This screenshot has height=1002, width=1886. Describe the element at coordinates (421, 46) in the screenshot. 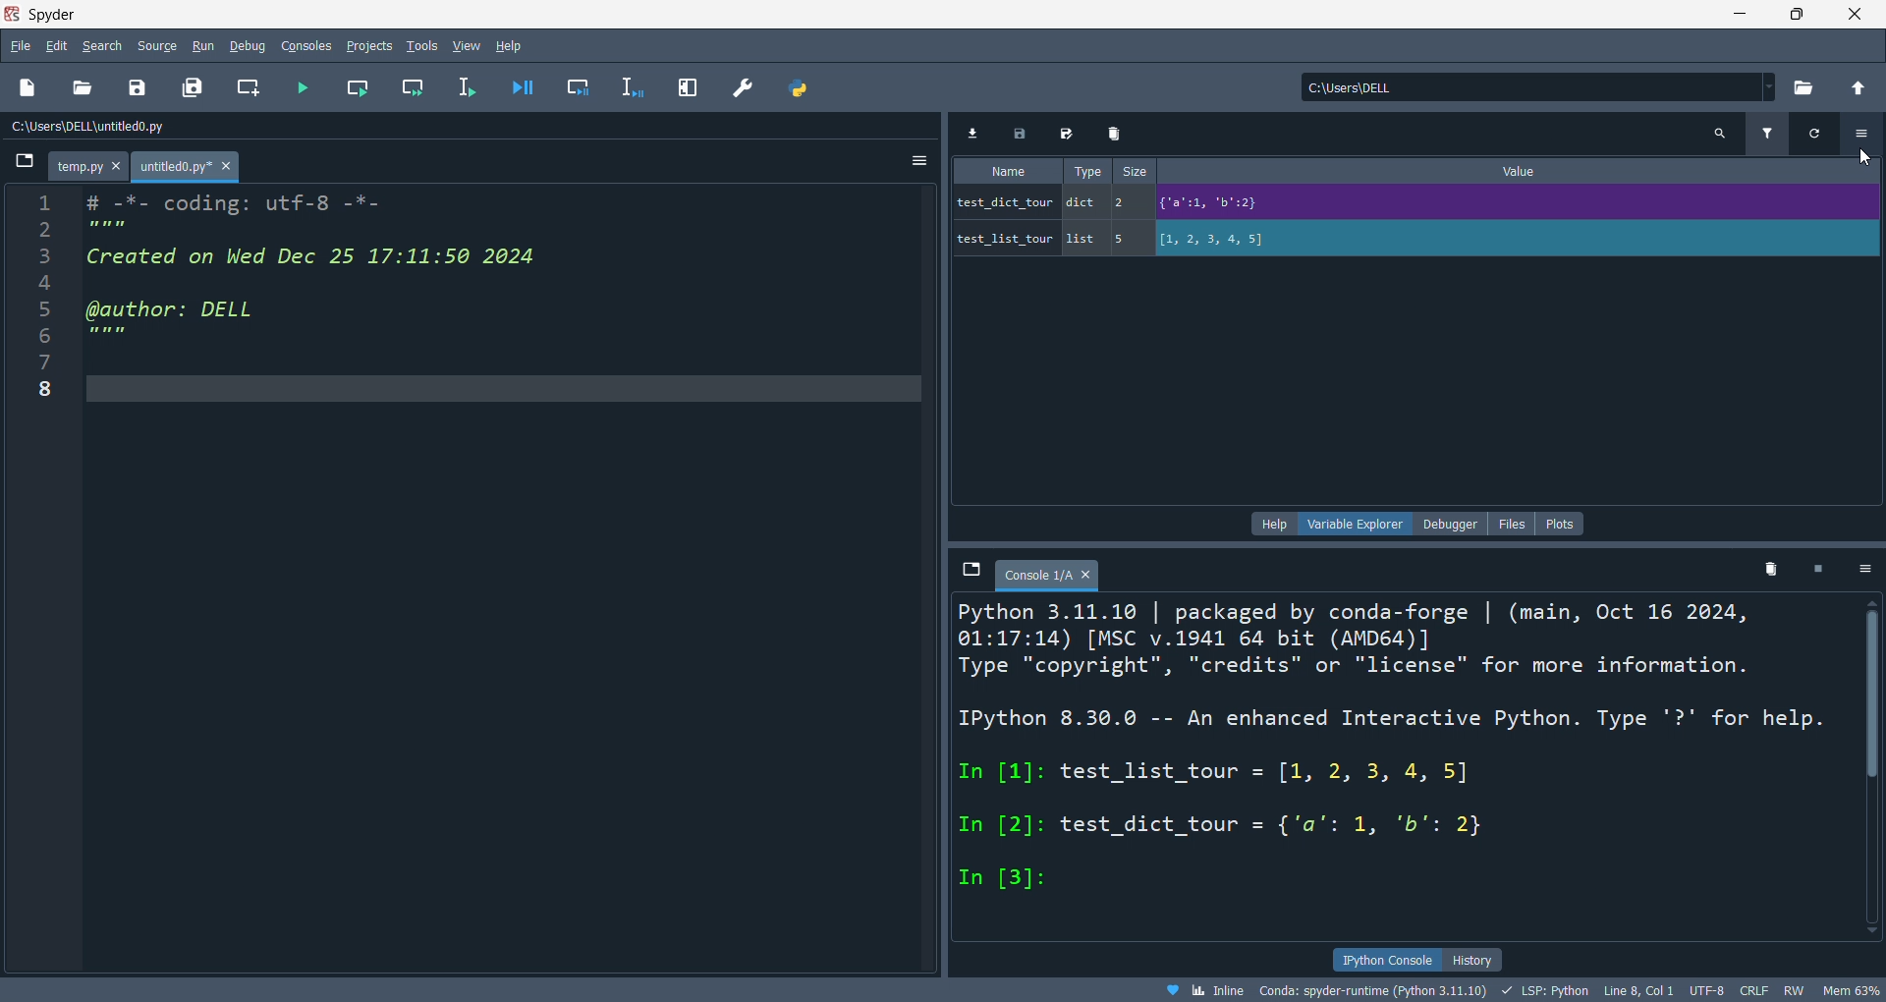

I see `tools` at that location.